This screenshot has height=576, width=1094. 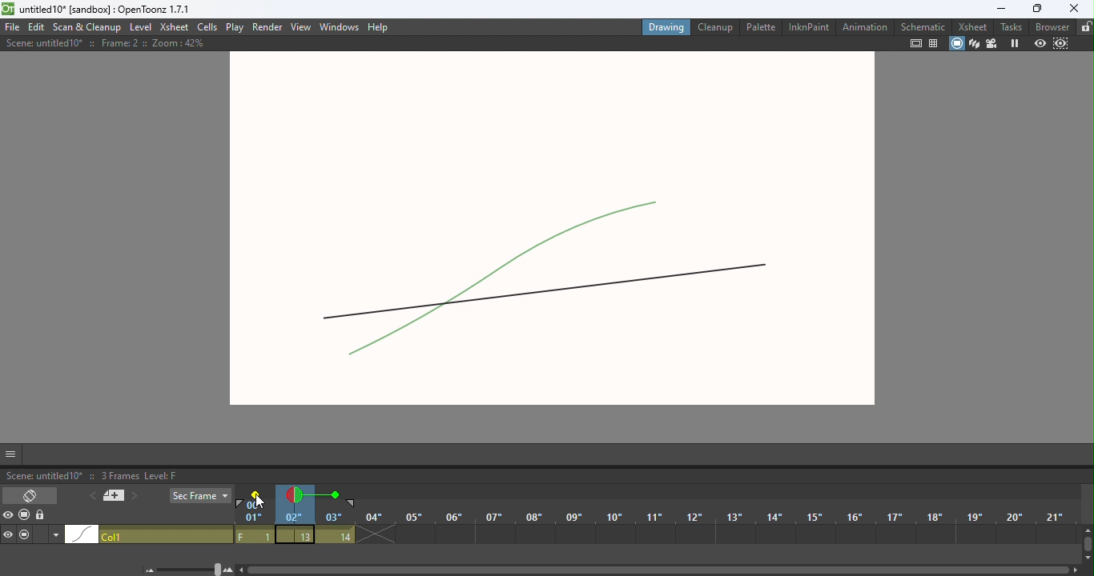 I want to click on Cells, so click(x=207, y=28).